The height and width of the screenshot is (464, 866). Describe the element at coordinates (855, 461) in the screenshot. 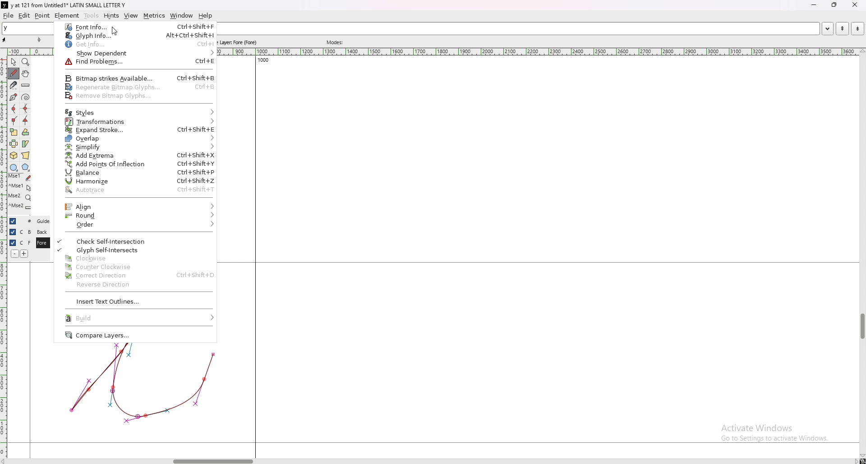

I see `scroll right` at that location.